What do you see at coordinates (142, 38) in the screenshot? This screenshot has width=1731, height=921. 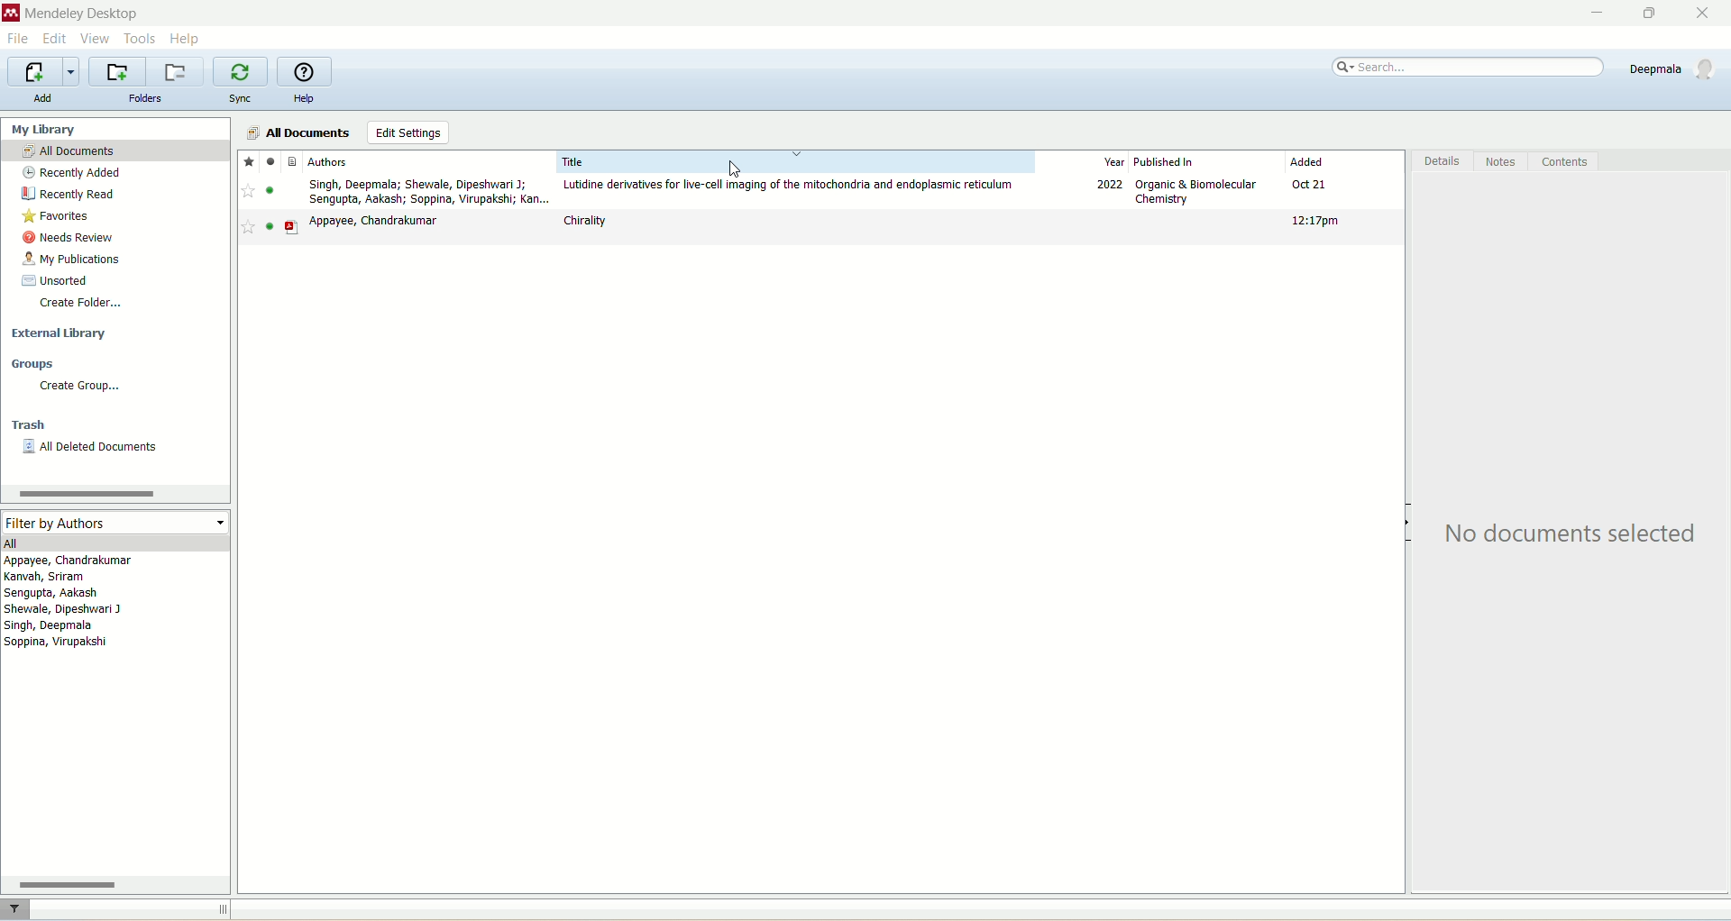 I see `tools` at bounding box center [142, 38].